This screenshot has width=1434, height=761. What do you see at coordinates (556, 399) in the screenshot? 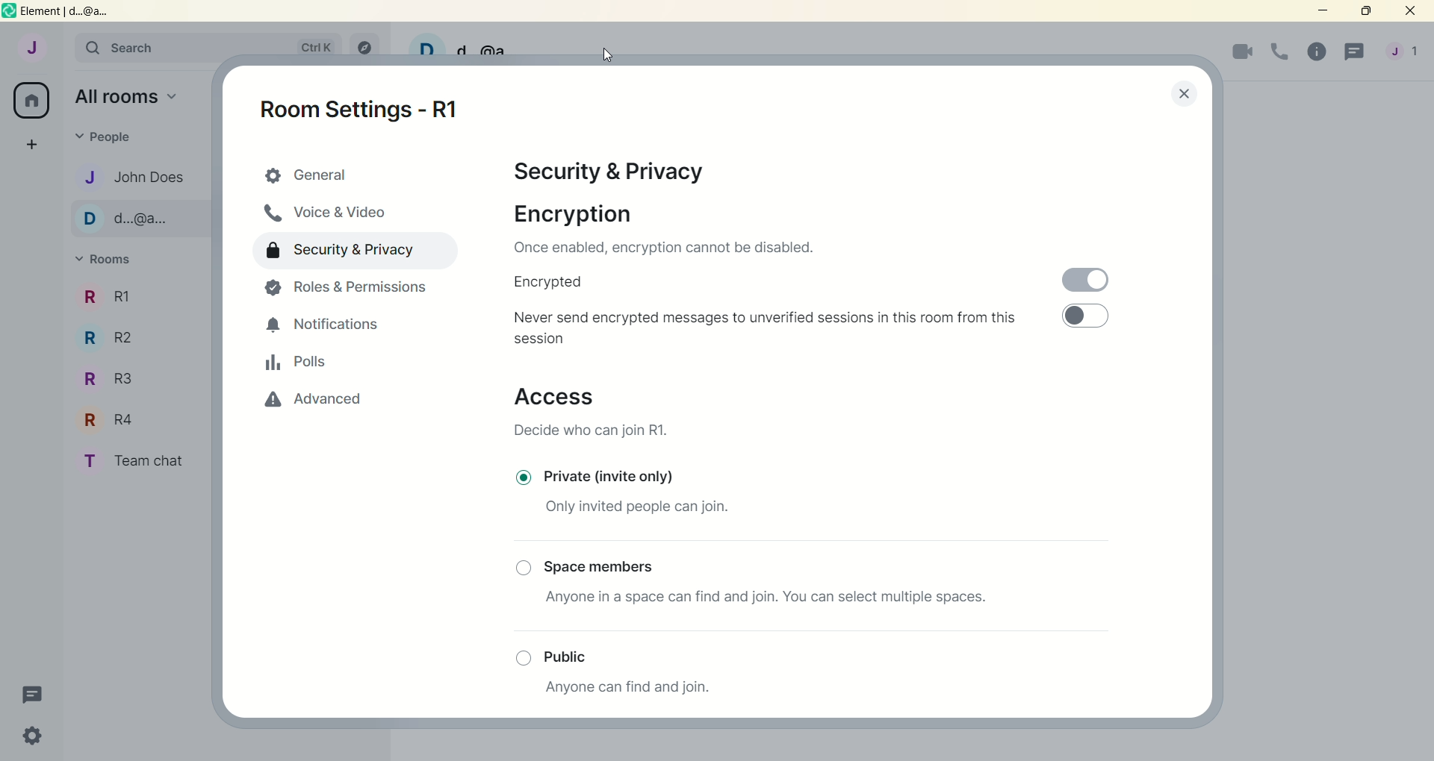
I see `access` at bounding box center [556, 399].